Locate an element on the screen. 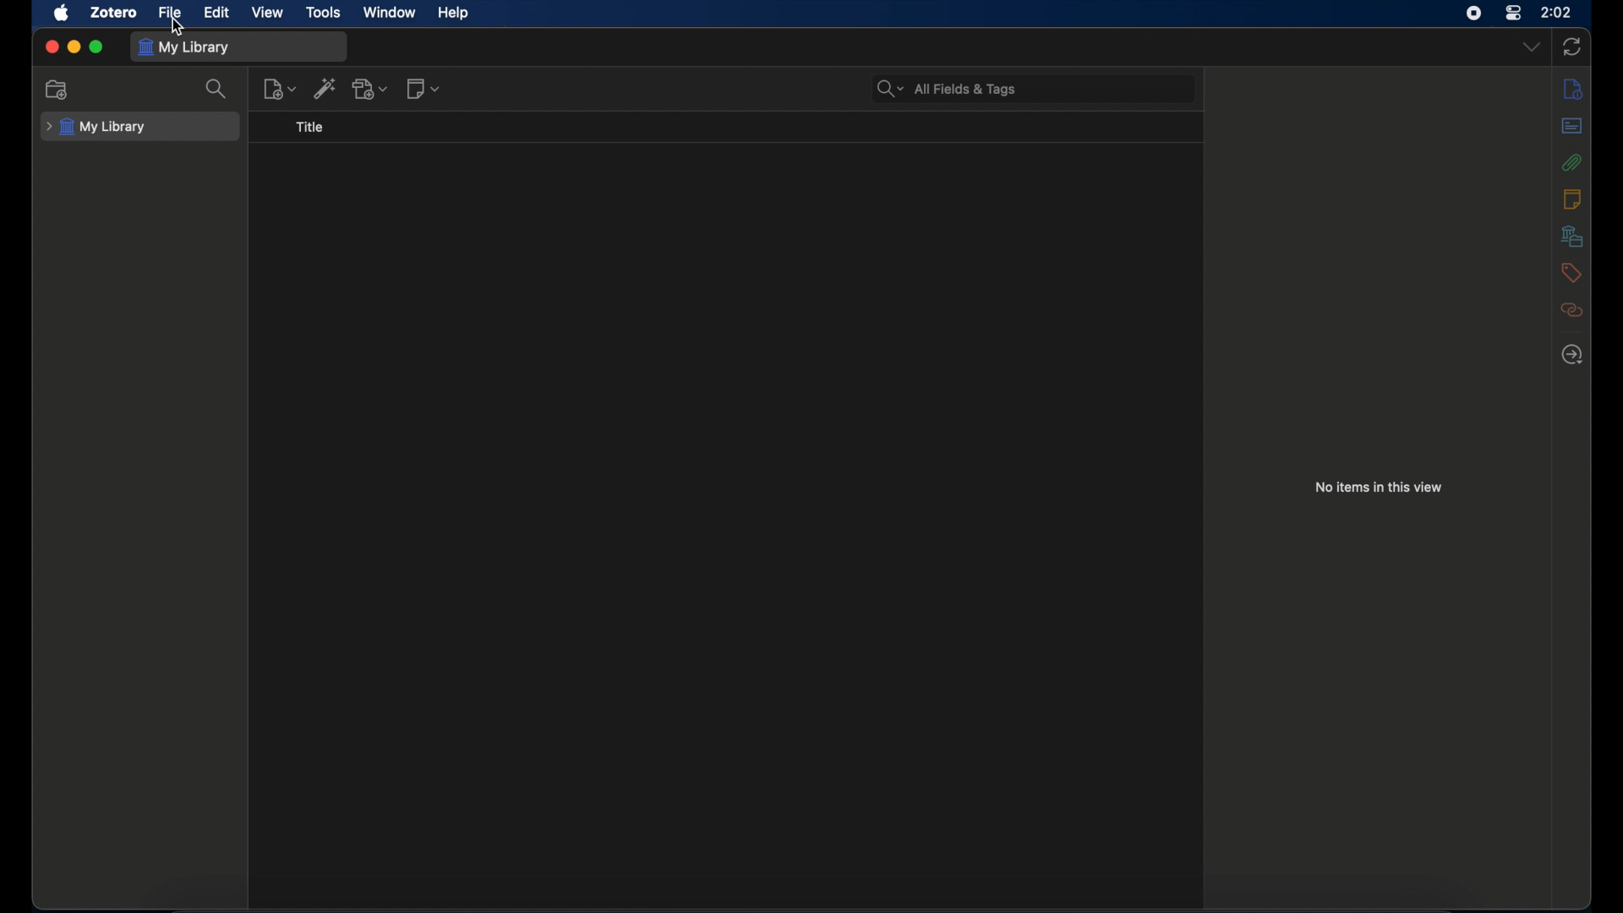  file is located at coordinates (171, 13).